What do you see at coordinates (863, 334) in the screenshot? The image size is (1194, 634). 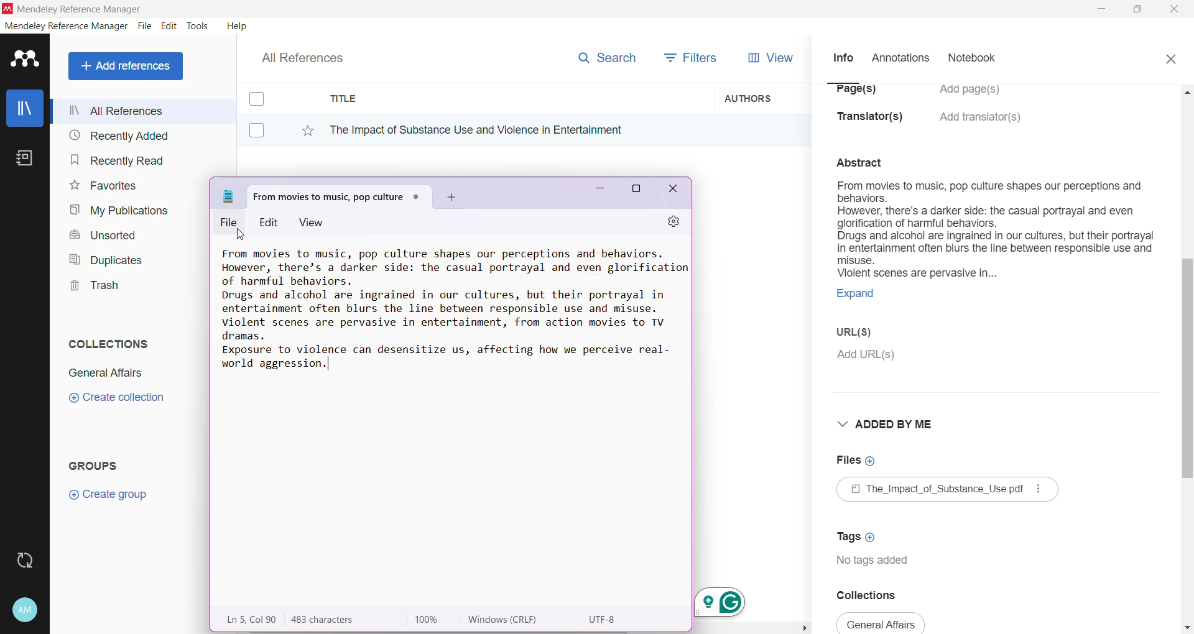 I see `URL(S)` at bounding box center [863, 334].